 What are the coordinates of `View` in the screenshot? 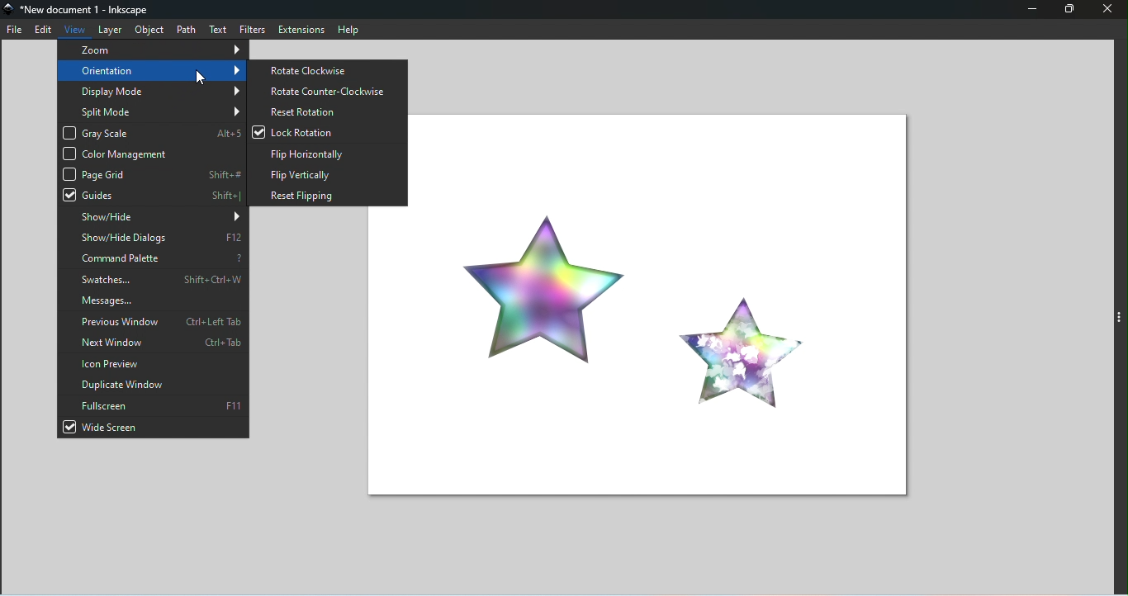 It's located at (74, 29).